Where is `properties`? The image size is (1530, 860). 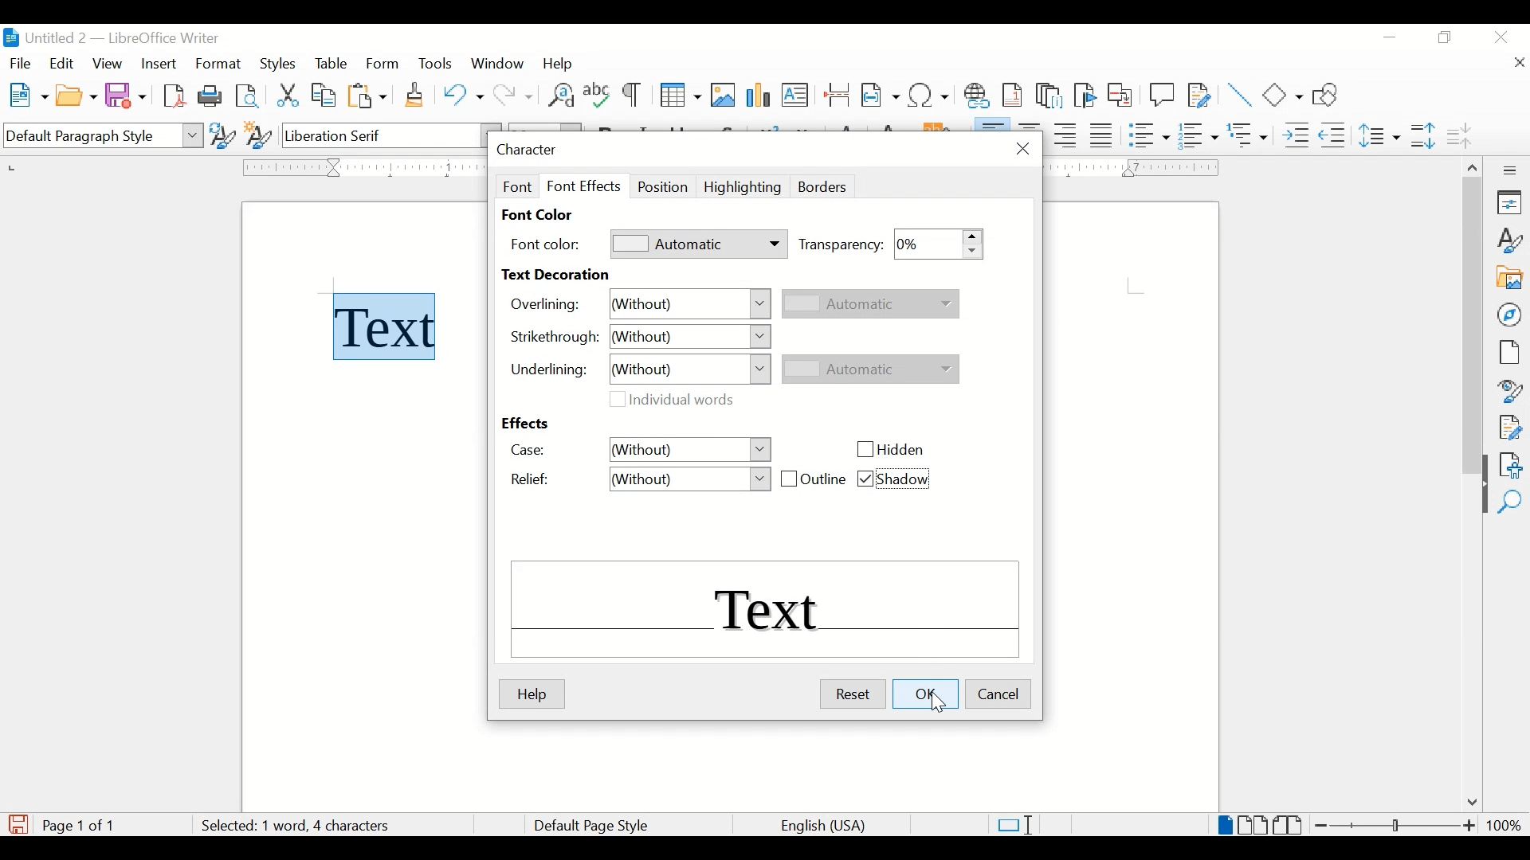 properties is located at coordinates (1511, 202).